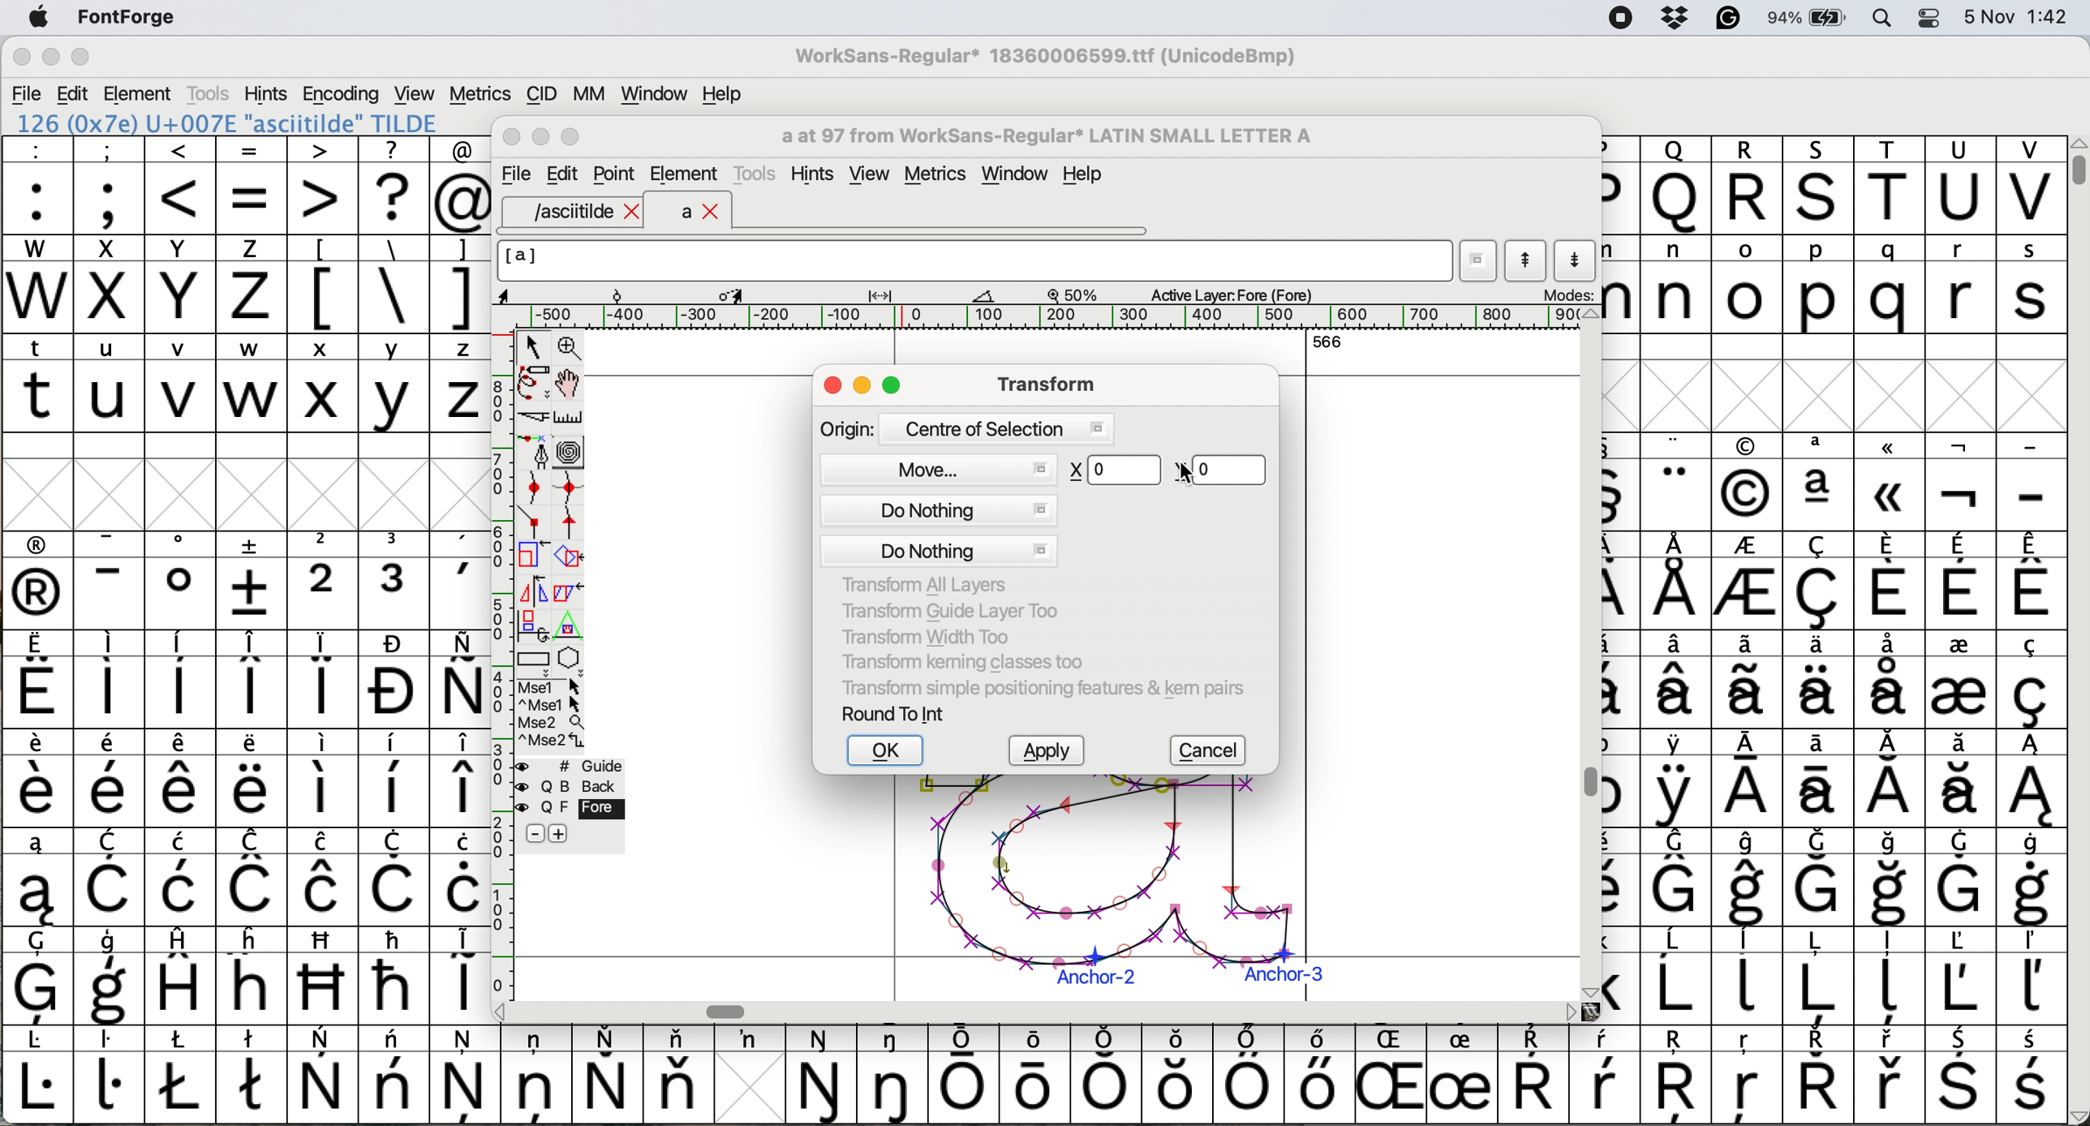 Image resolution: width=2090 pixels, height=1126 pixels. I want to click on symbol, so click(322, 877).